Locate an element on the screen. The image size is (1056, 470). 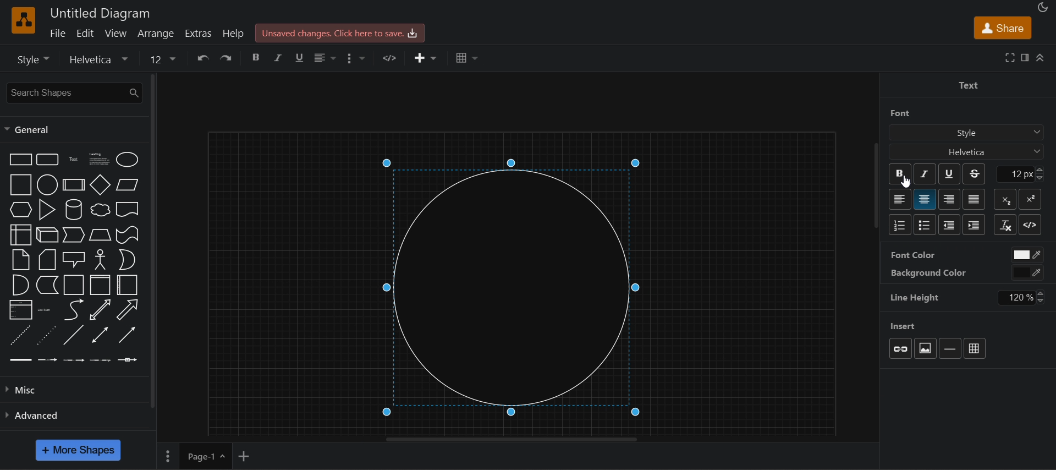
add new page is located at coordinates (244, 457).